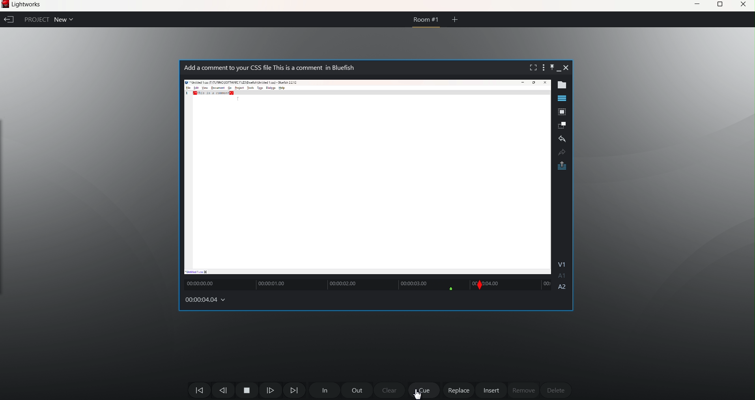 The image size is (755, 400). What do you see at coordinates (357, 390) in the screenshot?
I see `out` at bounding box center [357, 390].